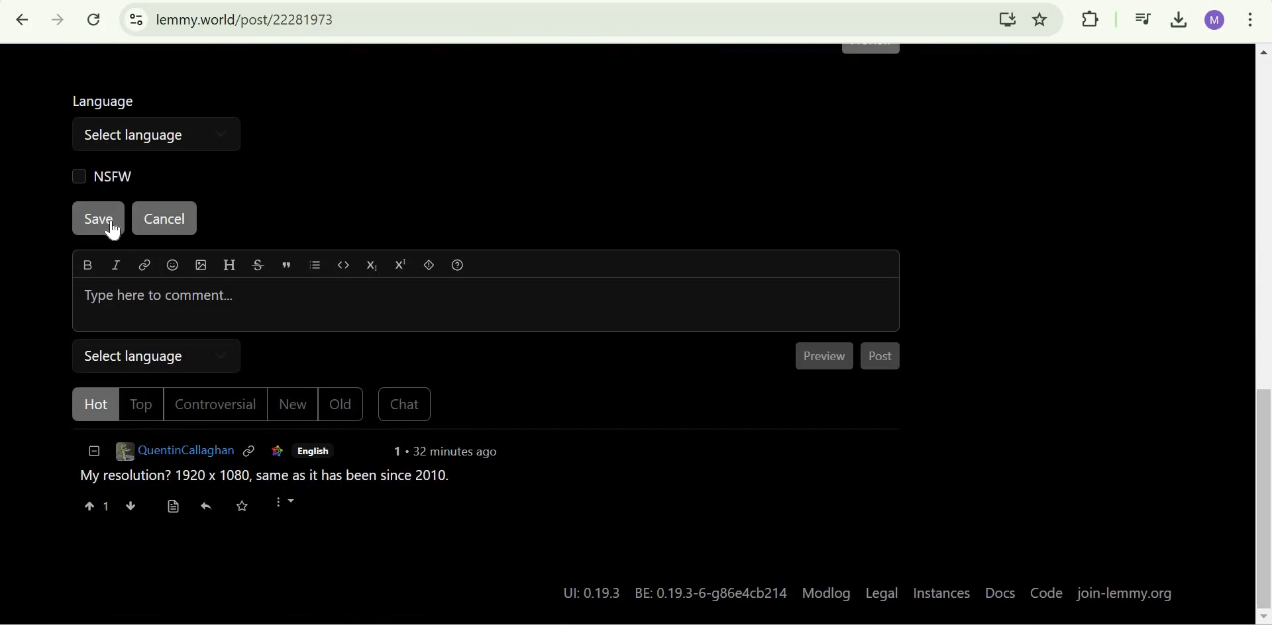 This screenshot has width=1272, height=625. I want to click on My resolution? 1920 x 1080, same as it has been since 2010., so click(264, 480).